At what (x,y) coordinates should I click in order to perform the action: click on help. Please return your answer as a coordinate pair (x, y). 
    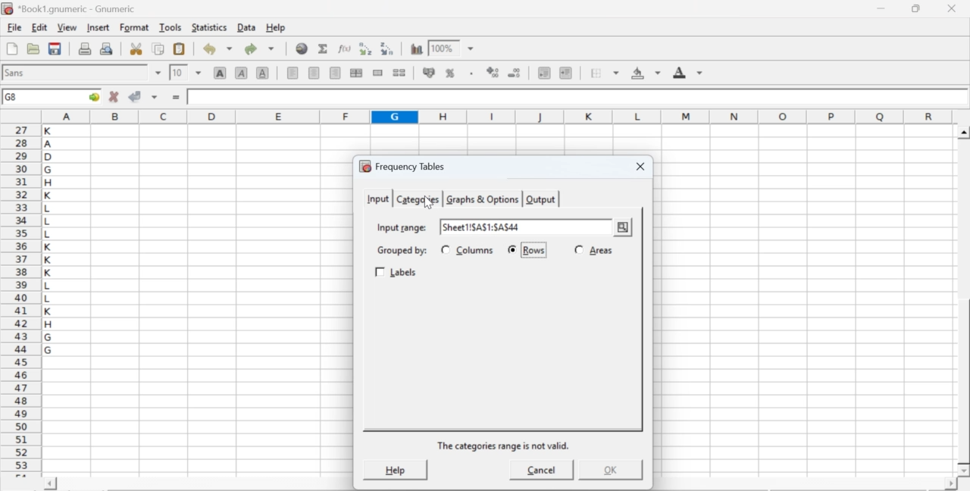
    Looking at the image, I should click on (394, 469).